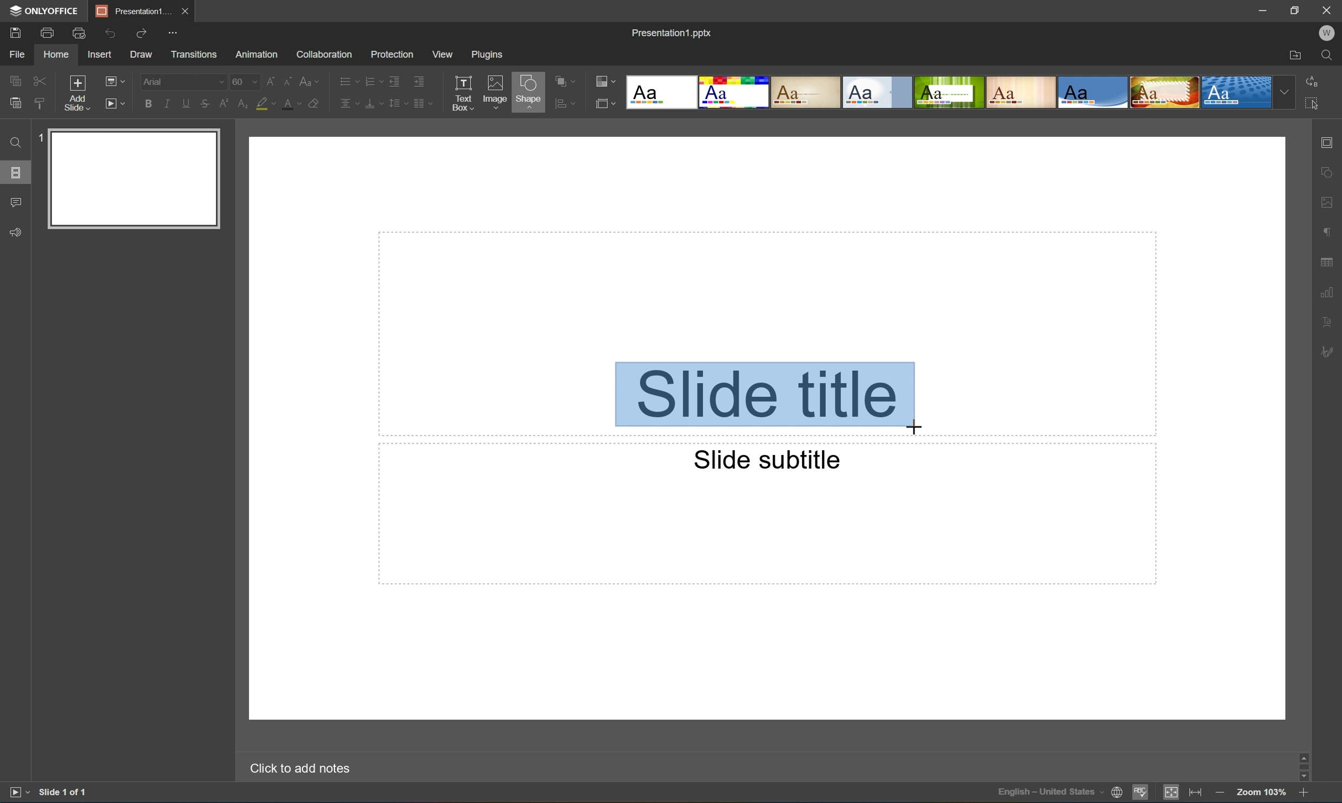  I want to click on Image, so click(492, 90).